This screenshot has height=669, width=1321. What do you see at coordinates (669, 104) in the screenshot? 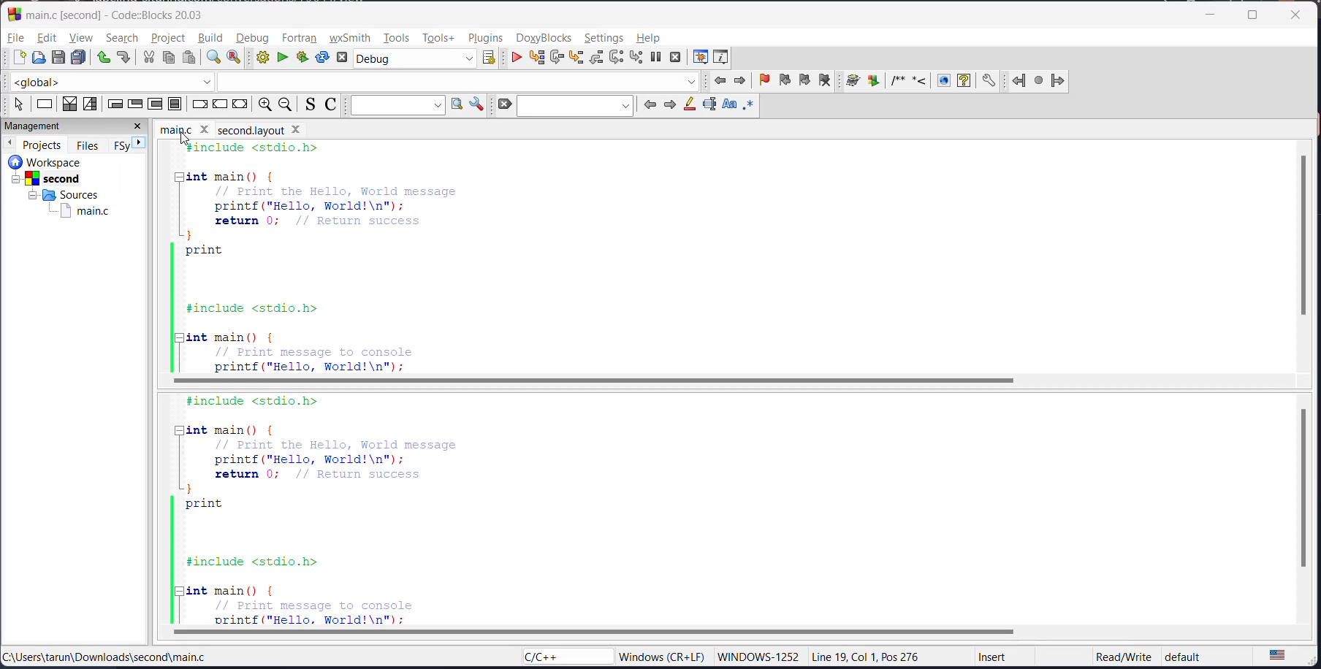
I see `next` at bounding box center [669, 104].